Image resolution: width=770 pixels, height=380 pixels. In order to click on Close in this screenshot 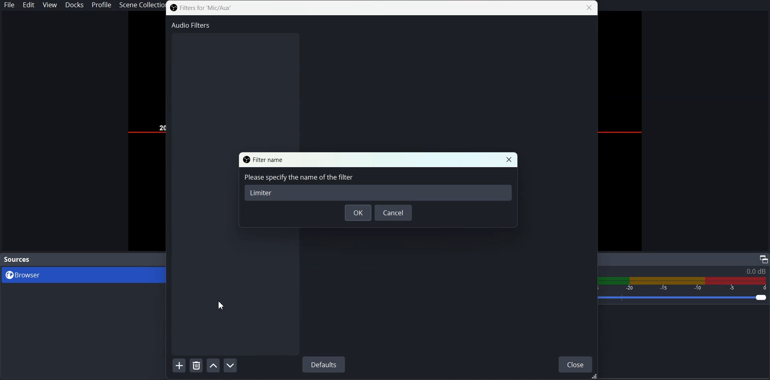, I will do `click(509, 160)`.